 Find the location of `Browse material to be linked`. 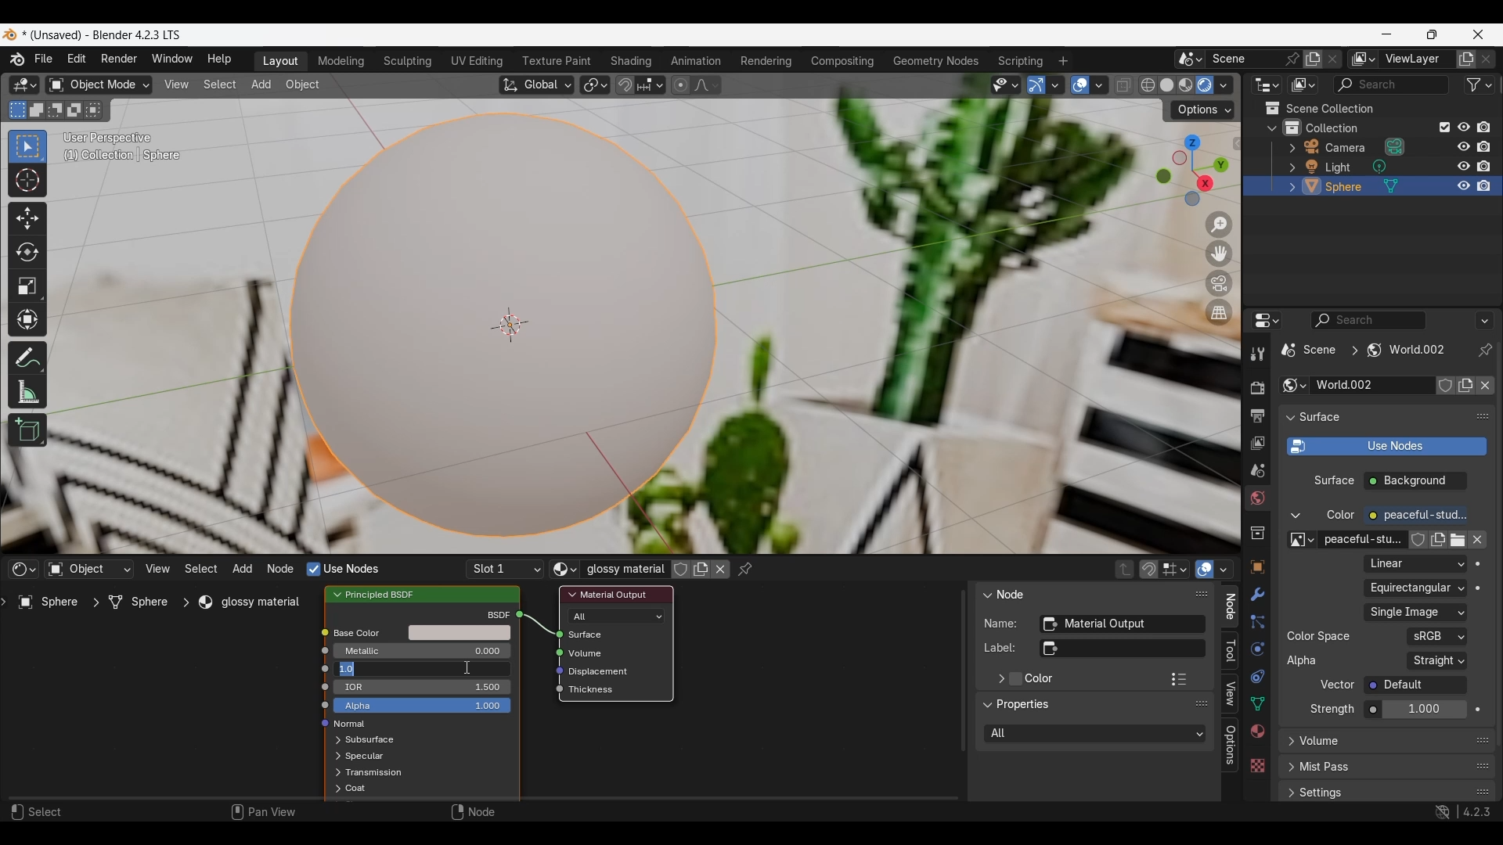

Browse material to be linked is located at coordinates (565, 570).